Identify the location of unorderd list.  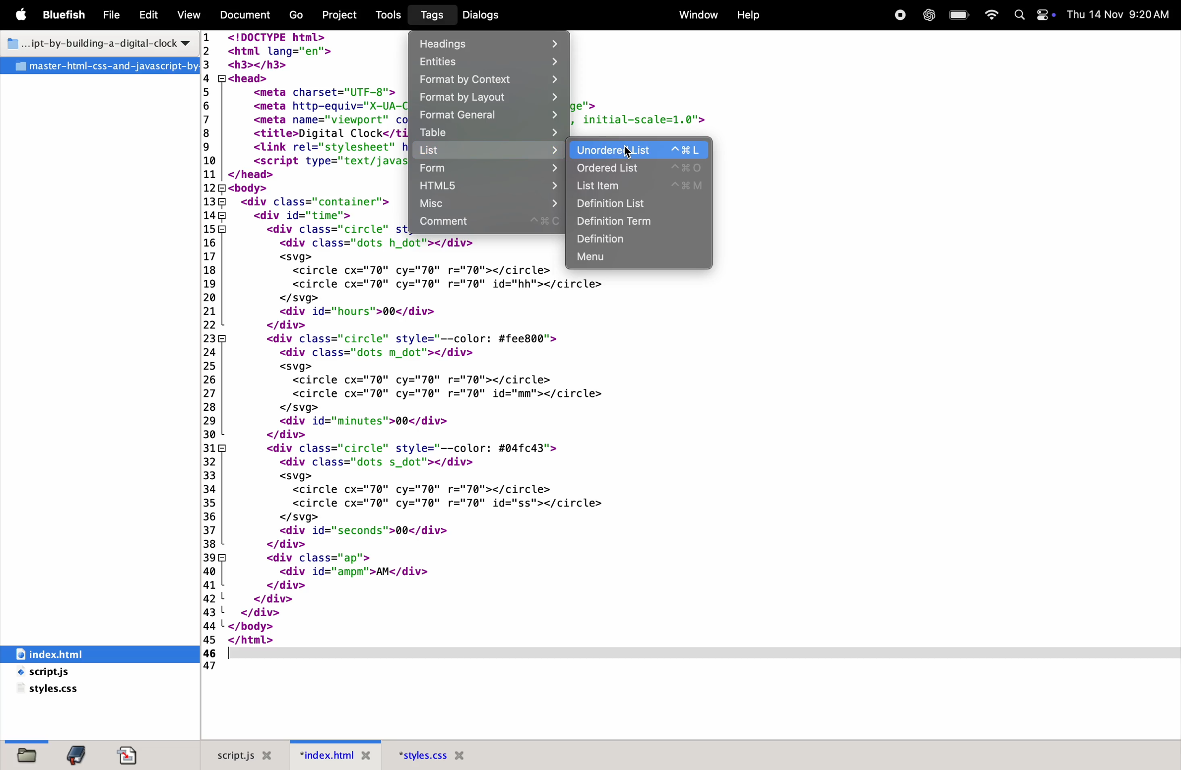
(594, 150).